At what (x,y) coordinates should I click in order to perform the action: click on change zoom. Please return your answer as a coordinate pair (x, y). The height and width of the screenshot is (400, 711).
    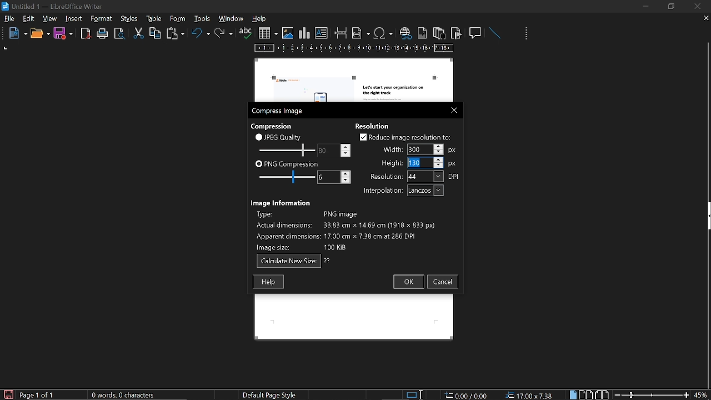
    Looking at the image, I should click on (652, 394).